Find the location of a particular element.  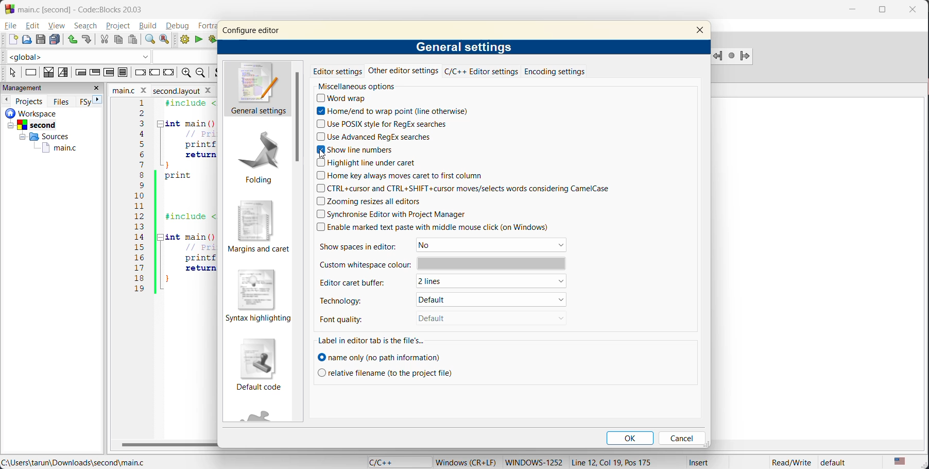

Default is located at coordinates (490, 299).